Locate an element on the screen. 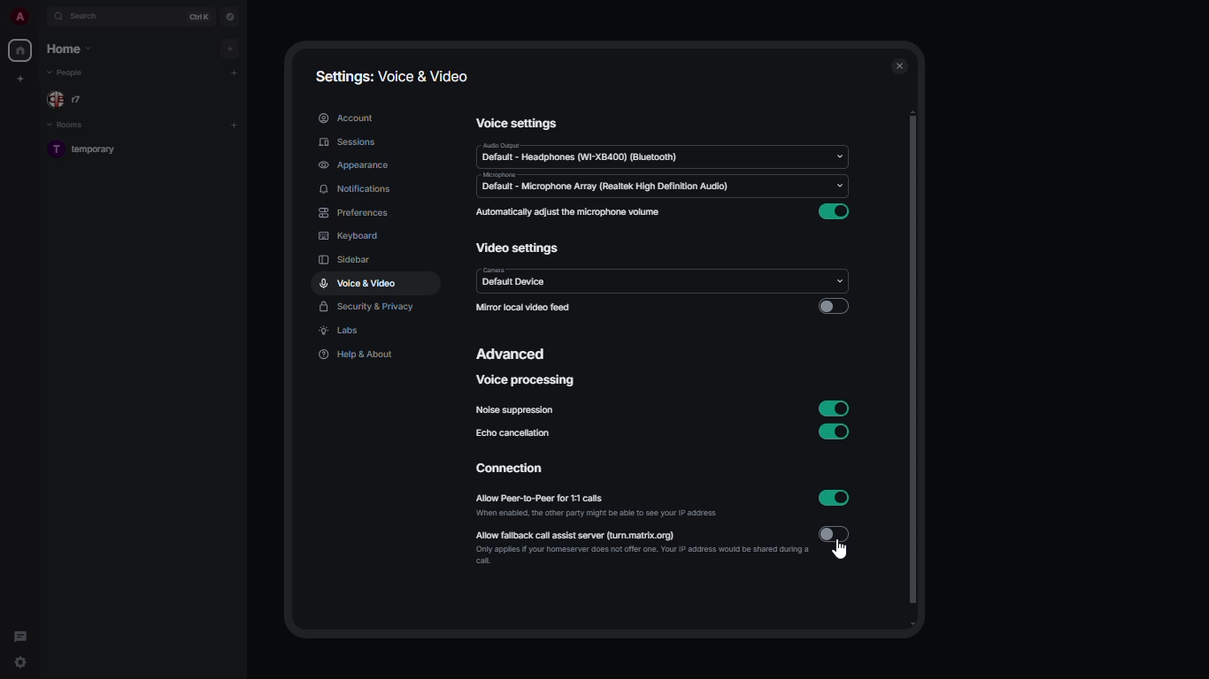  rooms is located at coordinates (73, 124).